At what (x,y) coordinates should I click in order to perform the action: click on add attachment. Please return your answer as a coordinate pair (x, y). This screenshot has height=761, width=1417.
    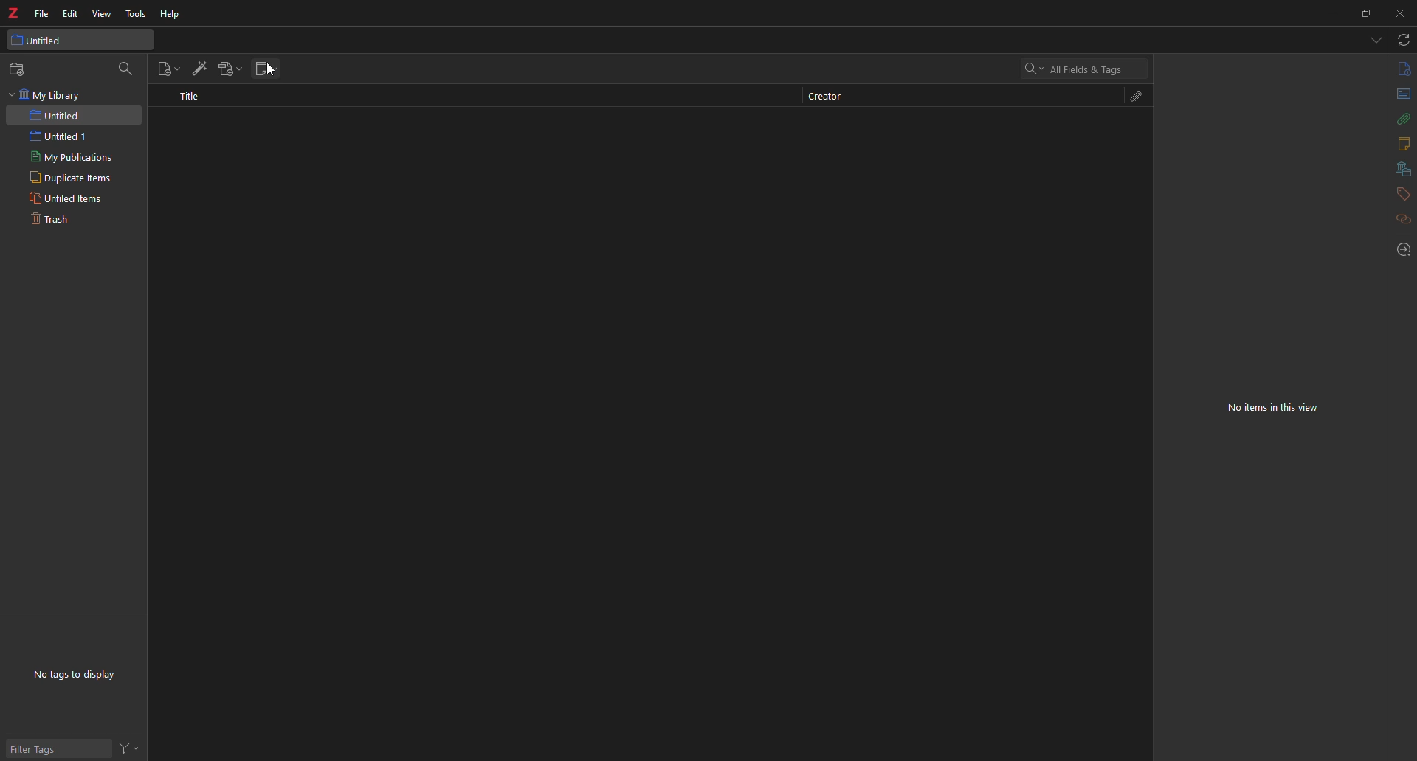
    Looking at the image, I should click on (232, 67).